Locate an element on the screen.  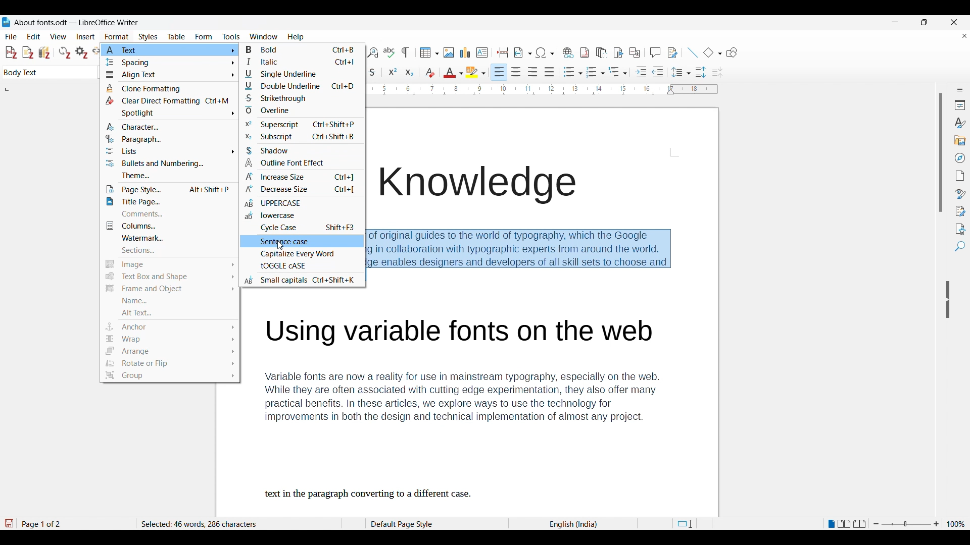
Single underline is located at coordinates (300, 74).